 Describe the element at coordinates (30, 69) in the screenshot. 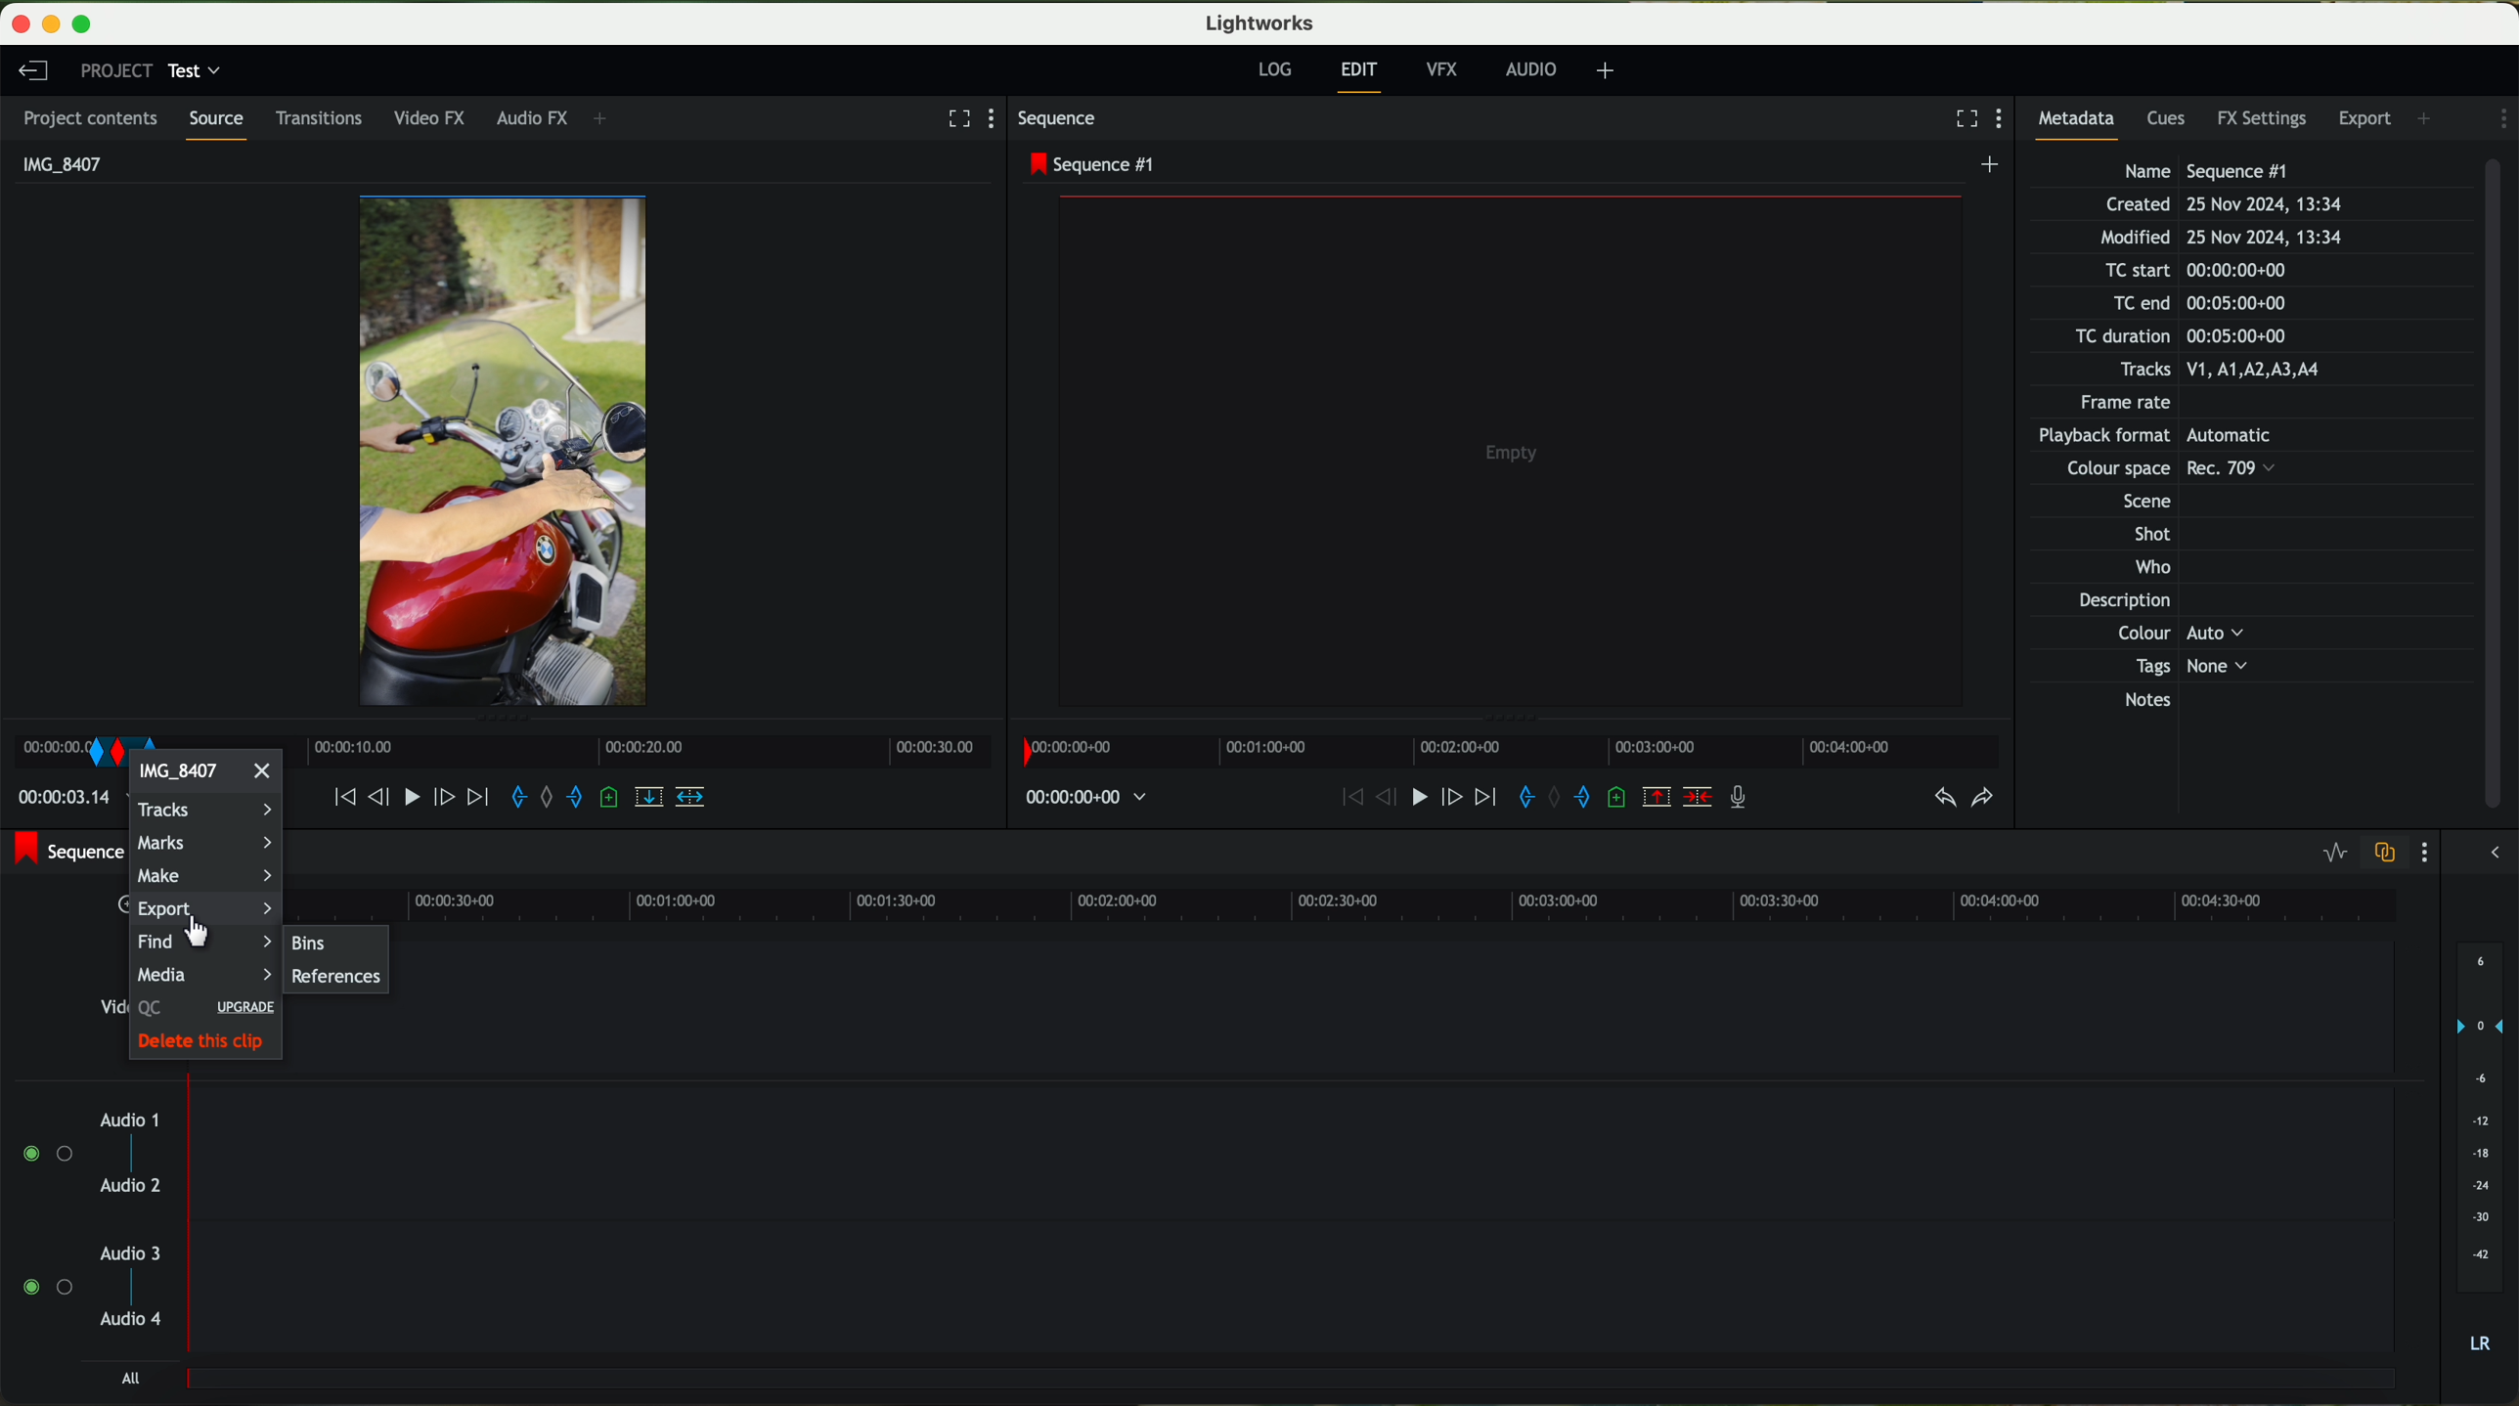

I see `leave` at that location.